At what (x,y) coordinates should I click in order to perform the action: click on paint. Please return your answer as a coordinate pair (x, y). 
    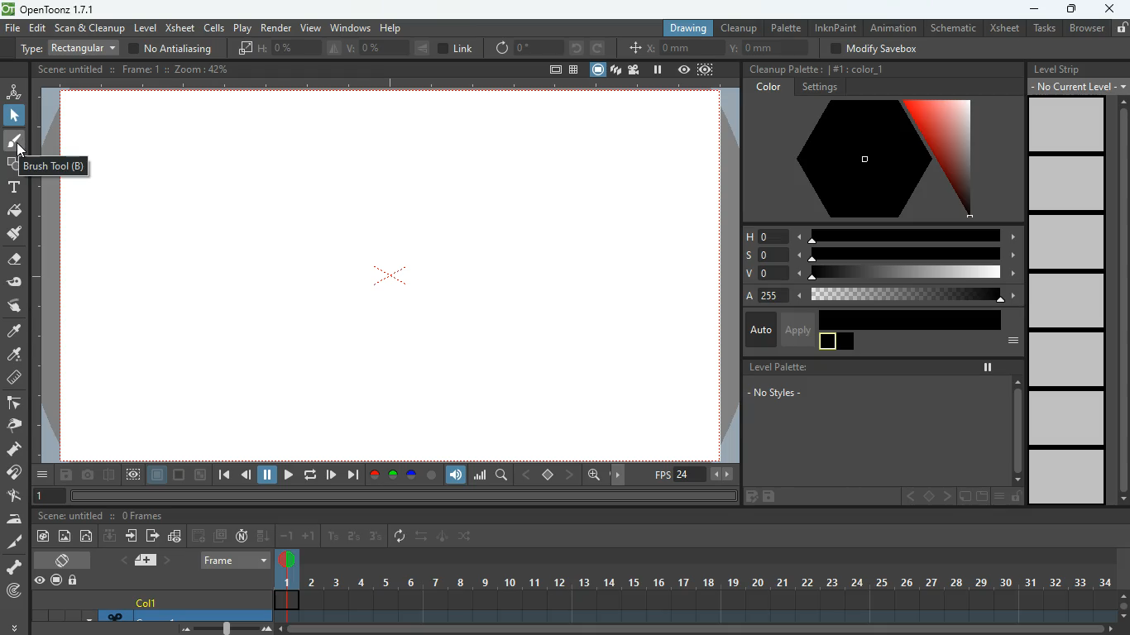
    Looking at the image, I should click on (41, 537).